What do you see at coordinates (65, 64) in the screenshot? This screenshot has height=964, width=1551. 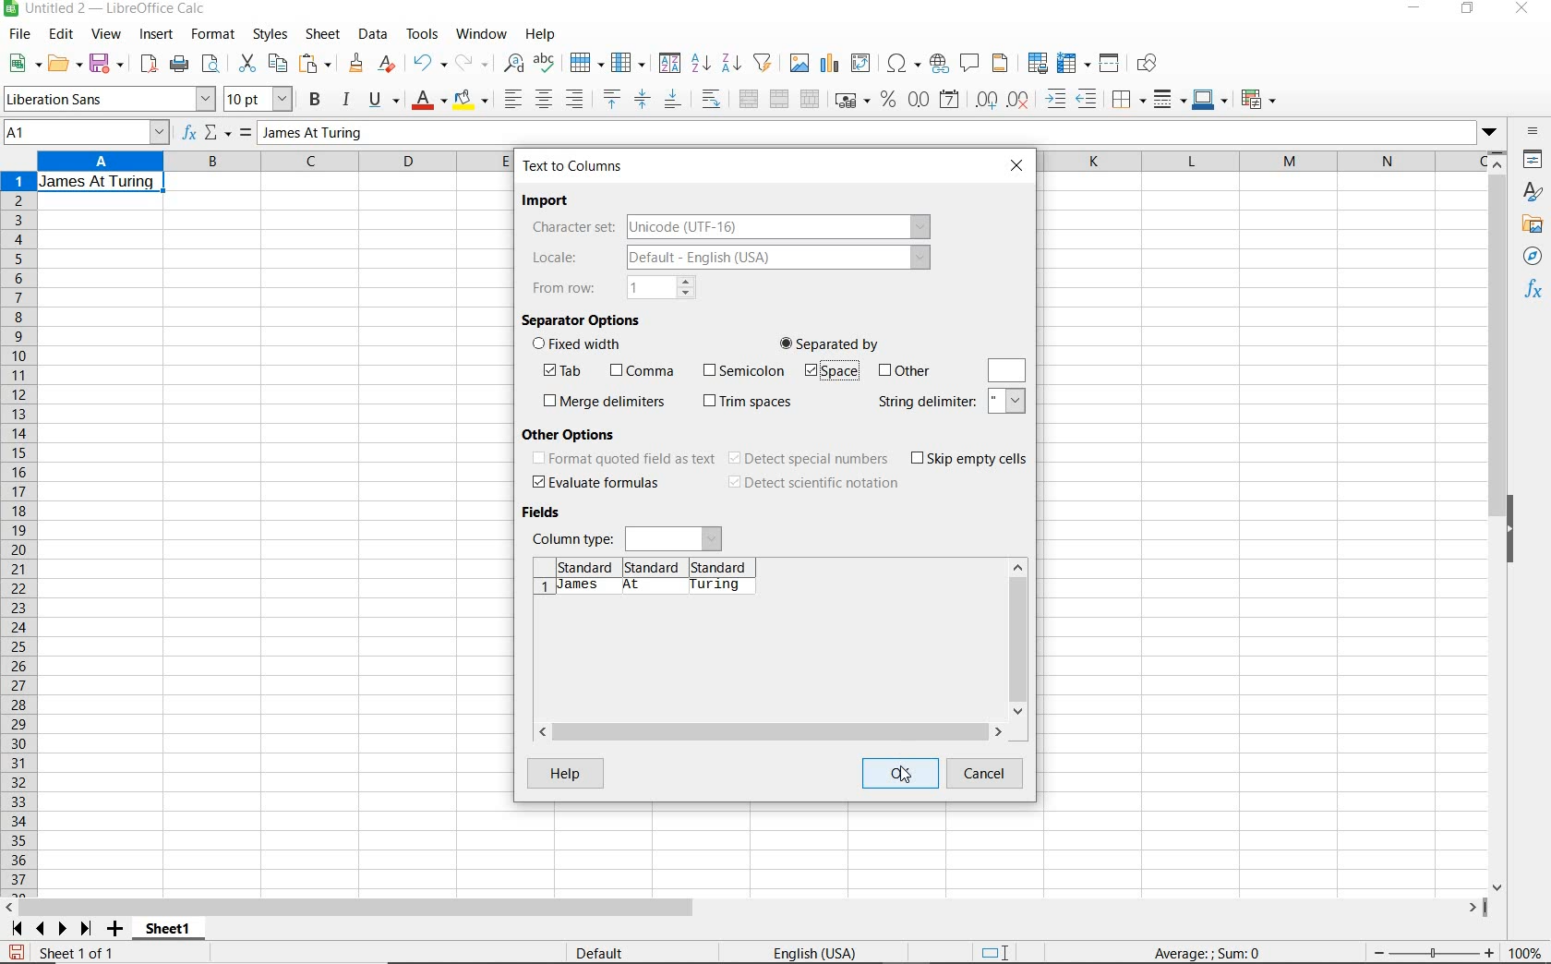 I see `open` at bounding box center [65, 64].